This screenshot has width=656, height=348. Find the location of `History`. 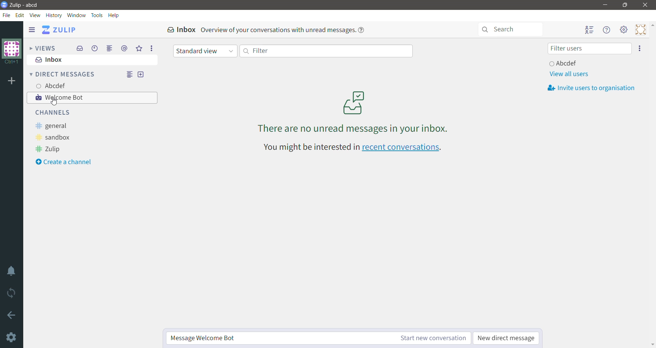

History is located at coordinates (54, 15).